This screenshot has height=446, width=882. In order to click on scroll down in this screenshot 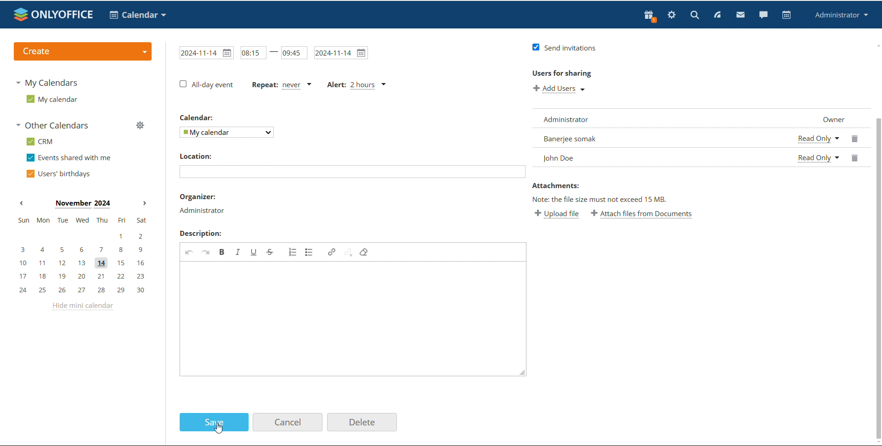, I will do `click(876, 441)`.